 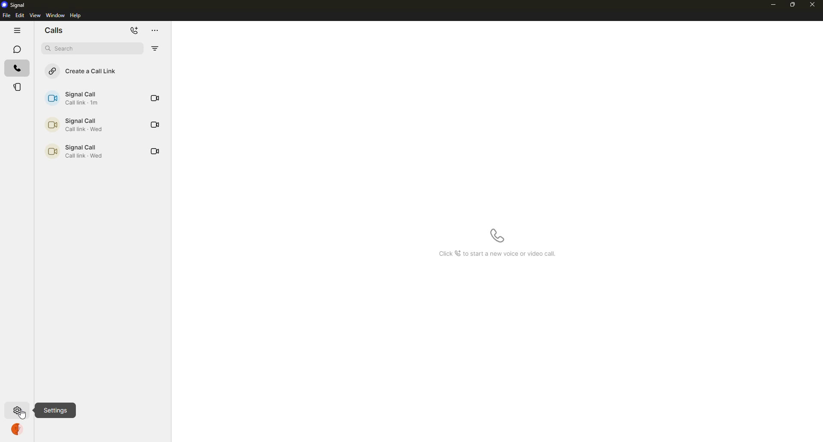 What do you see at coordinates (17, 410) in the screenshot?
I see `settings` at bounding box center [17, 410].